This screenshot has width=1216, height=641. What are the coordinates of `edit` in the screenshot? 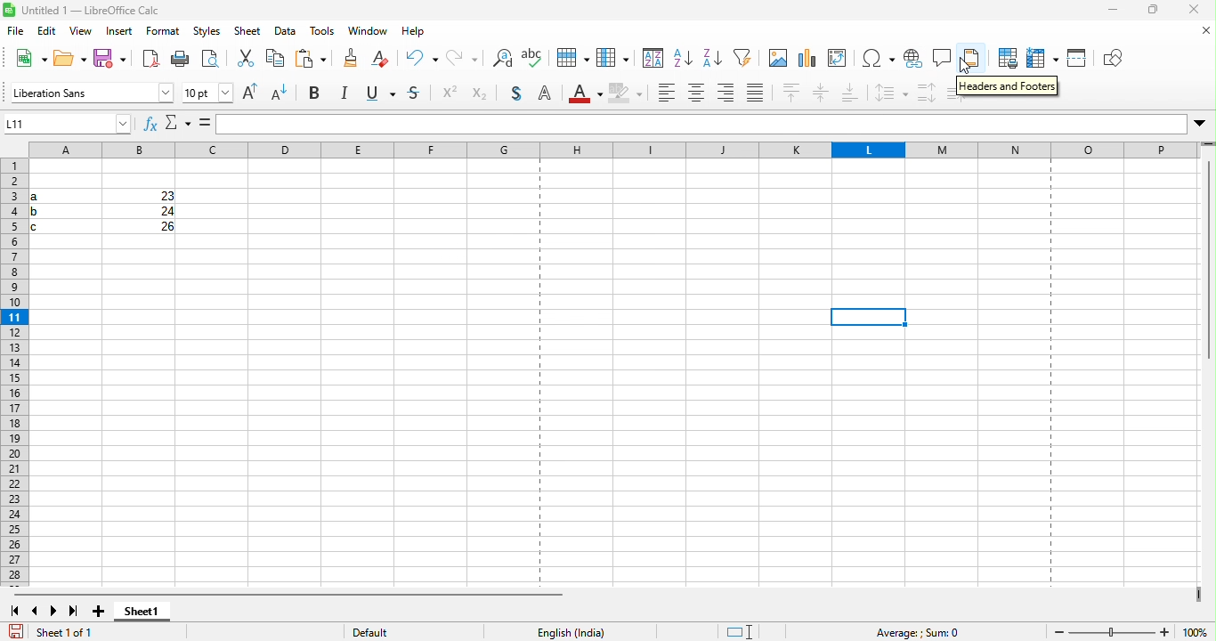 It's located at (48, 33).